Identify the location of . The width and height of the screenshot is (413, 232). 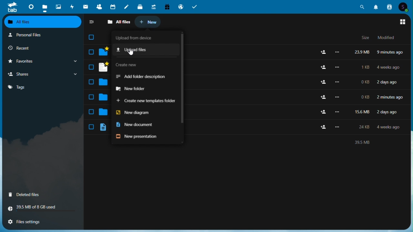
(403, 23).